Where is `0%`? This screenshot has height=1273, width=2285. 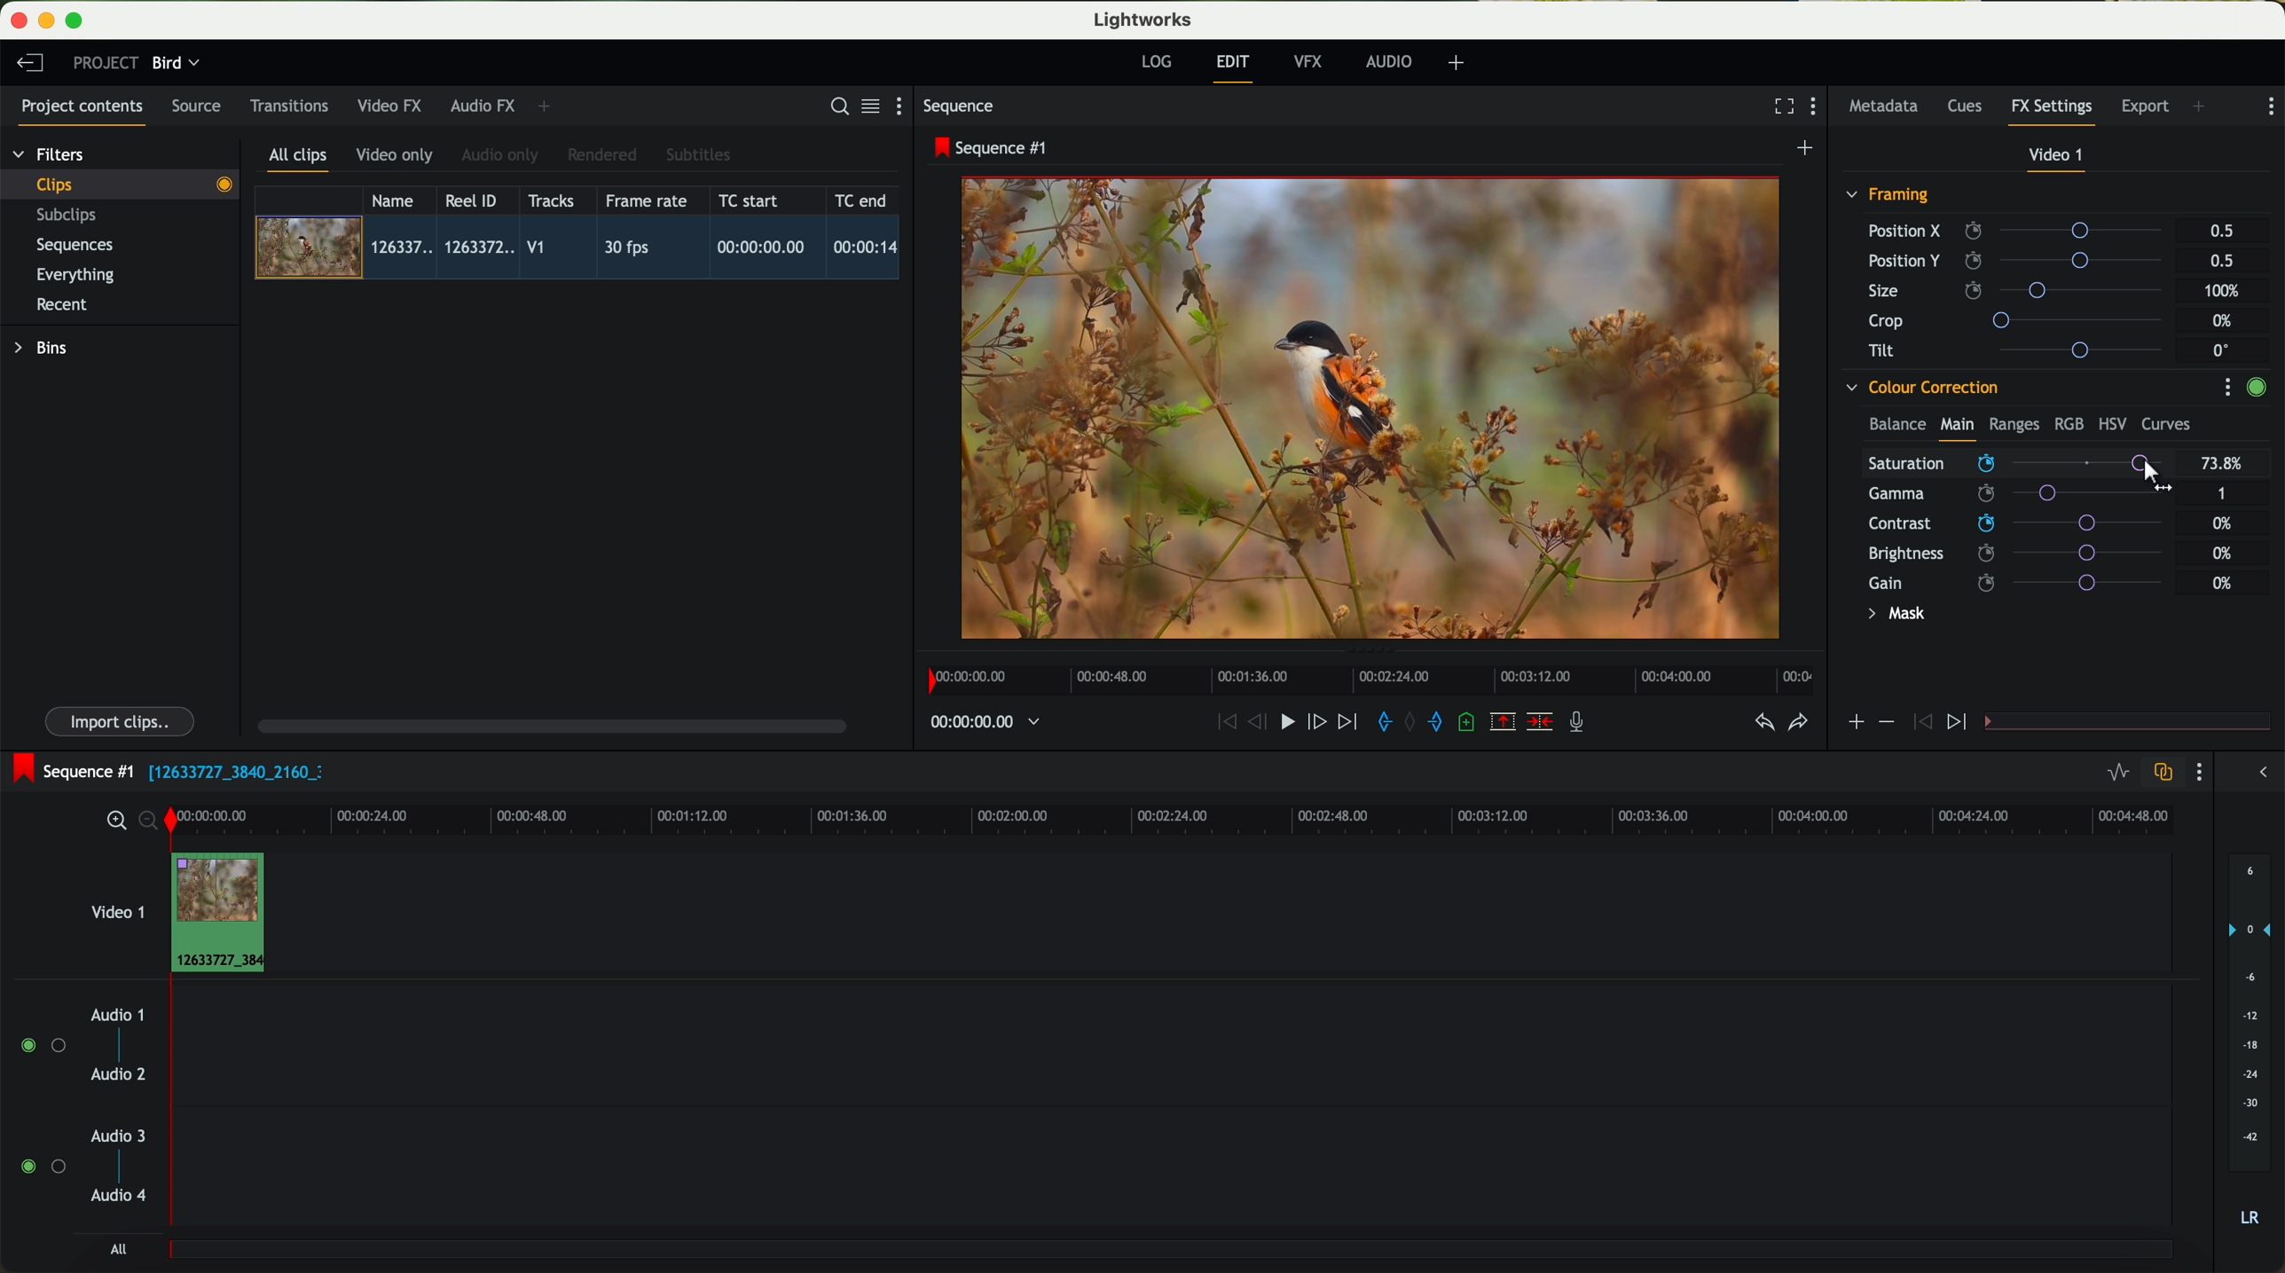
0% is located at coordinates (2225, 321).